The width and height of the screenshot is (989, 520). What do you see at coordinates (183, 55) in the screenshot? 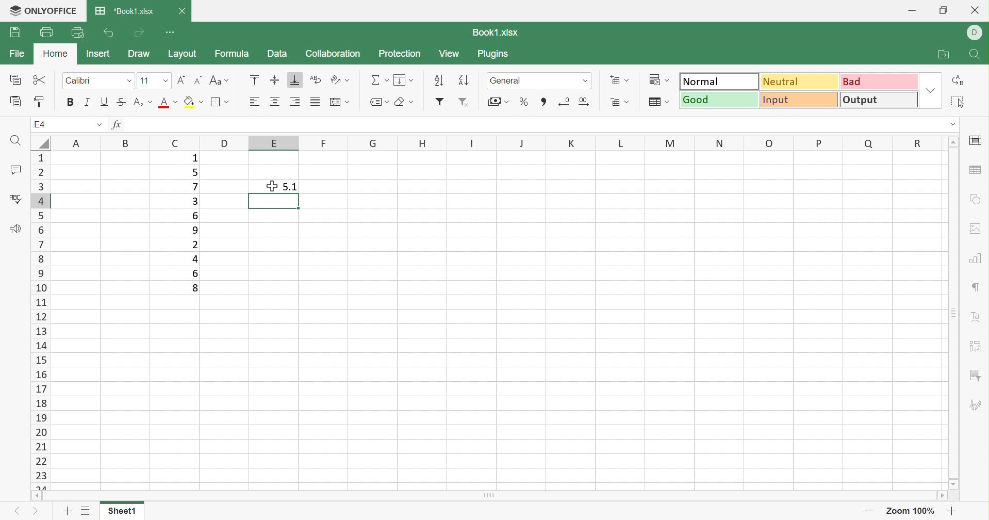
I see `Layout` at bounding box center [183, 55].